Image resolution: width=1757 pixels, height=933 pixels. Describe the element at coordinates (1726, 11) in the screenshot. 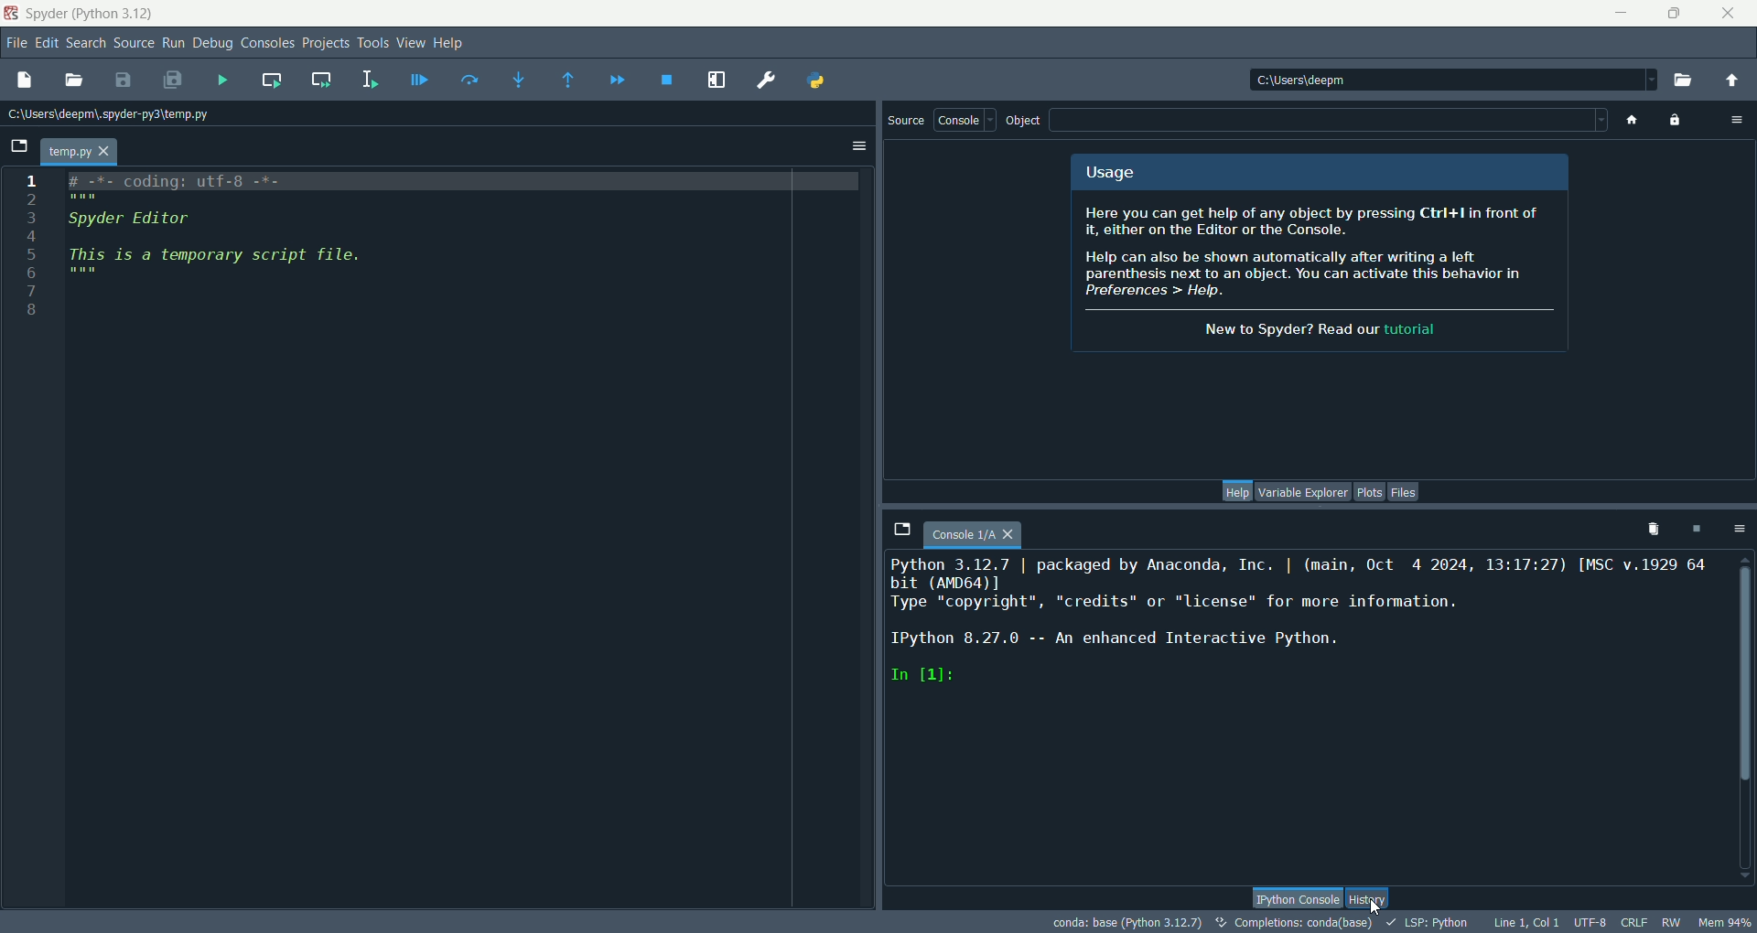

I see `close` at that location.